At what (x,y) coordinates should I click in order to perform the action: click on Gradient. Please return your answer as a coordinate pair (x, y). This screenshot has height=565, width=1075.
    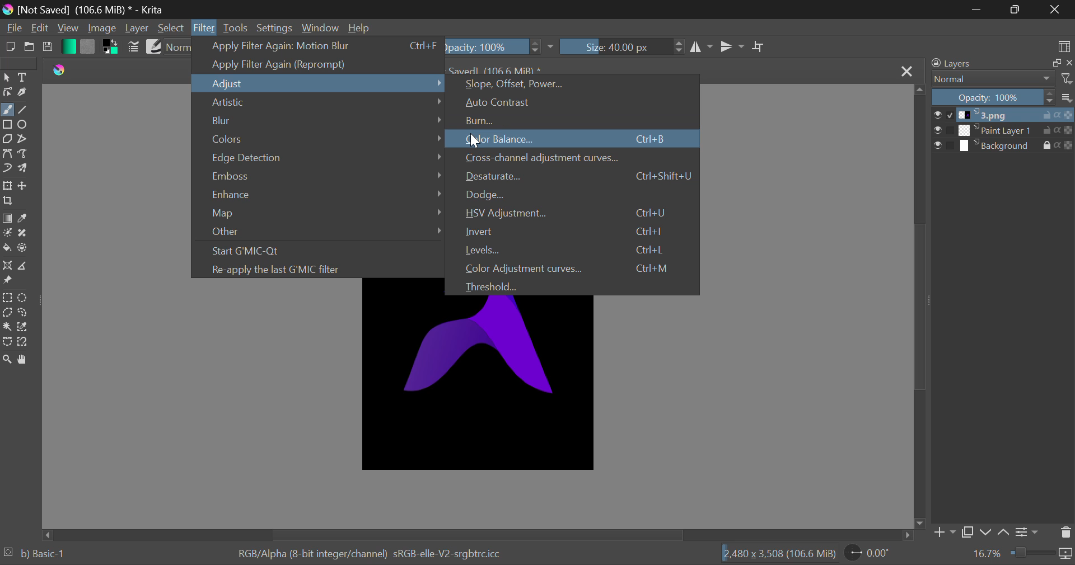
    Looking at the image, I should click on (68, 47).